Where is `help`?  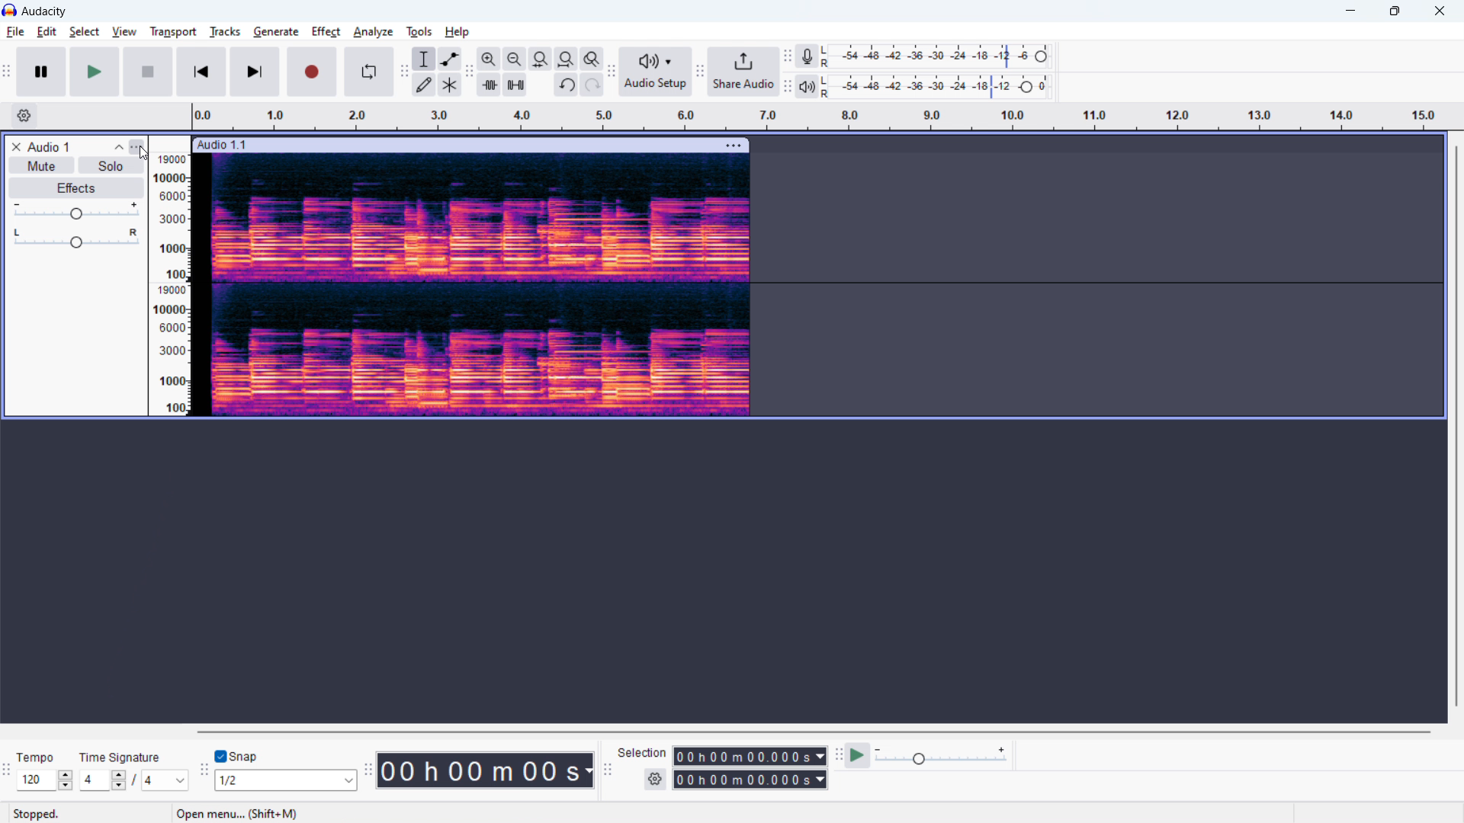
help is located at coordinates (458, 33).